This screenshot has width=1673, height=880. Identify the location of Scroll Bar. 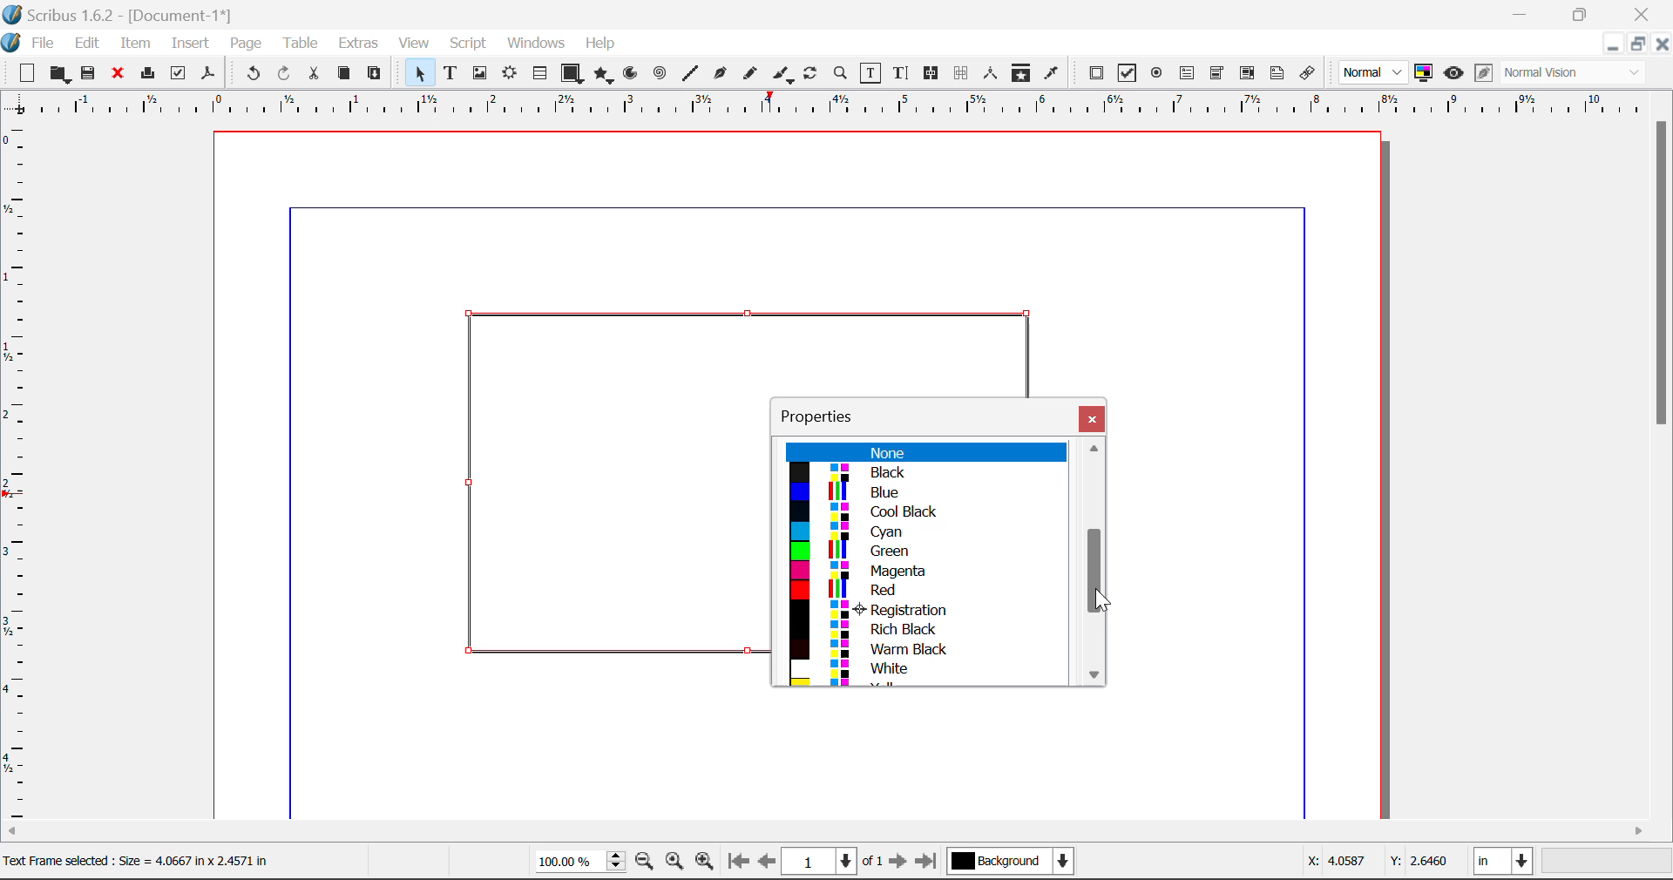
(1663, 465).